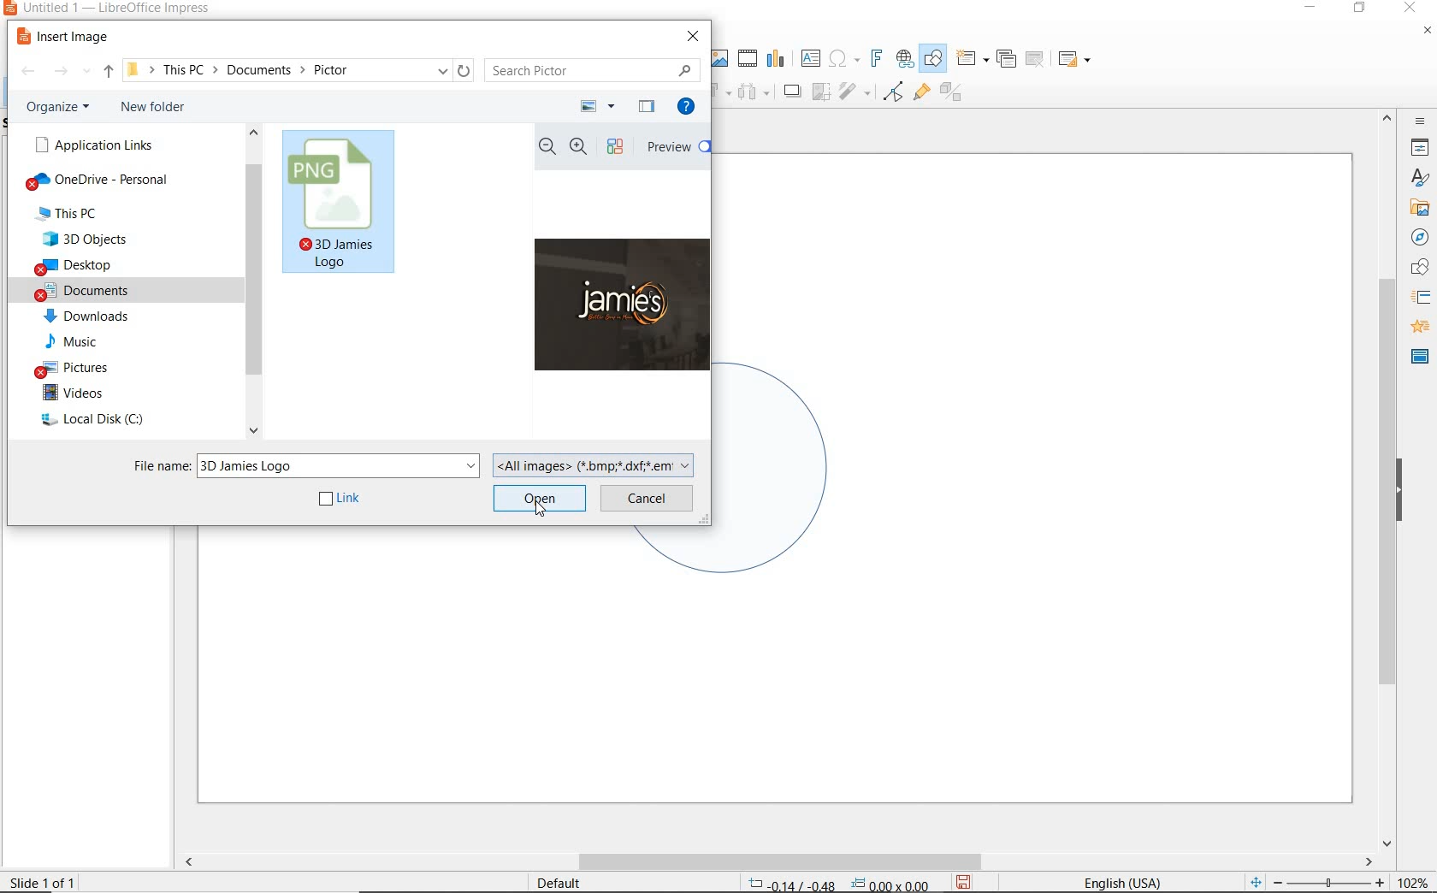 The height and width of the screenshot is (893, 1437). I want to click on properties, so click(1418, 147).